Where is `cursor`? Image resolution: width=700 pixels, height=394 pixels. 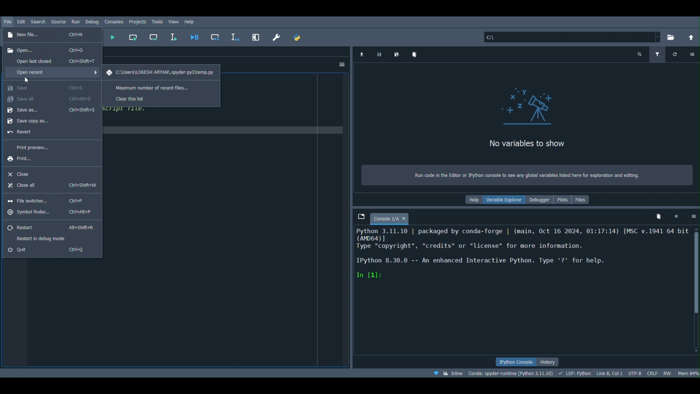 cursor is located at coordinates (27, 80).